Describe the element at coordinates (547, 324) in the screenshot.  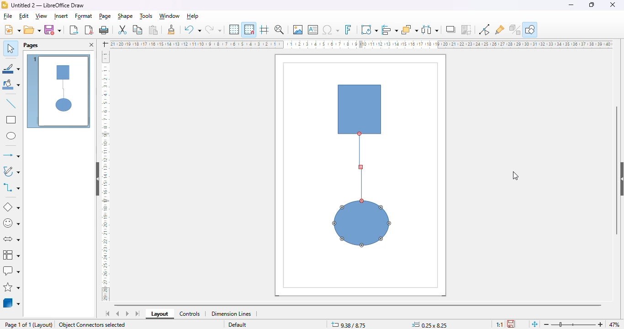
I see `zoom out` at that location.